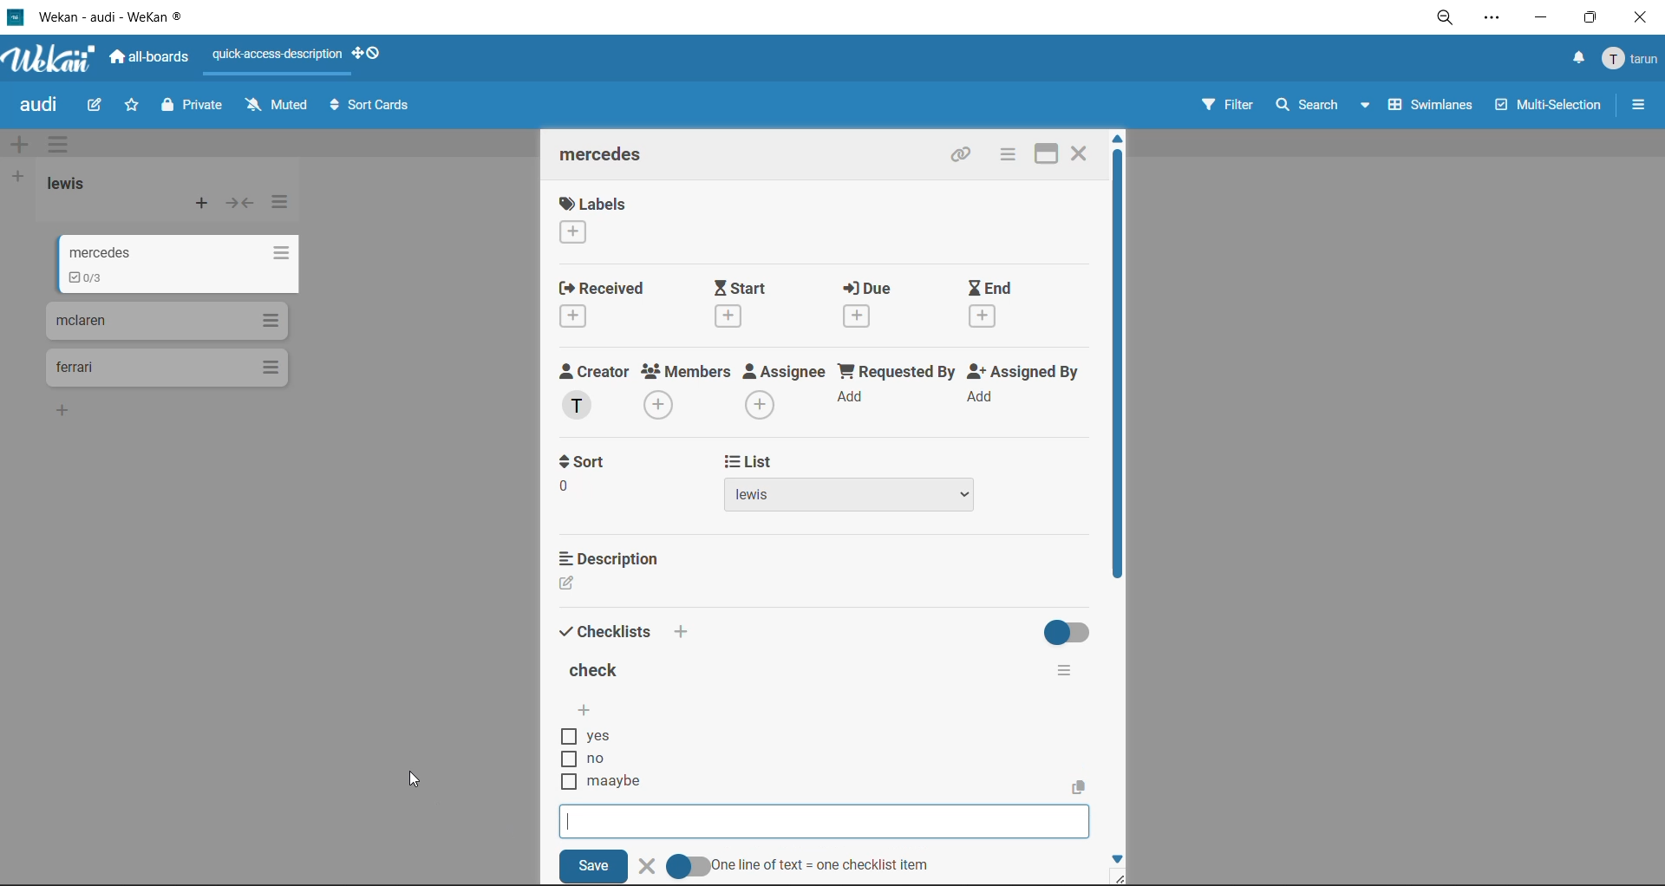 The height and width of the screenshot is (886, 1665). What do you see at coordinates (648, 865) in the screenshot?
I see `delete` at bounding box center [648, 865].